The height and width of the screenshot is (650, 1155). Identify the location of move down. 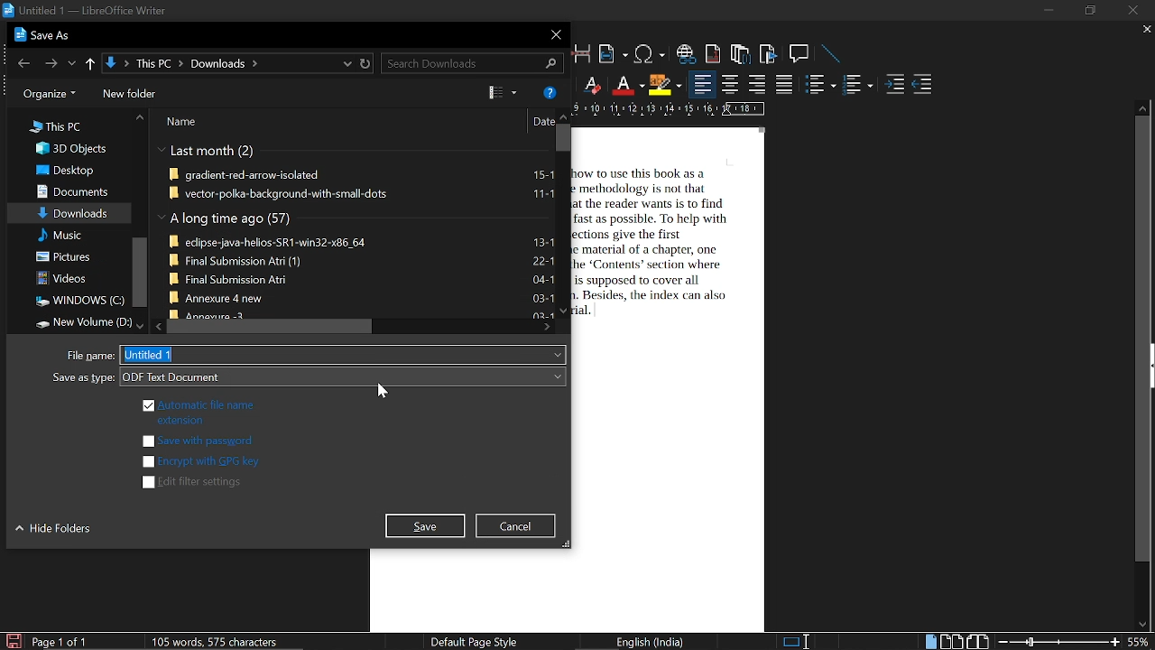
(564, 310).